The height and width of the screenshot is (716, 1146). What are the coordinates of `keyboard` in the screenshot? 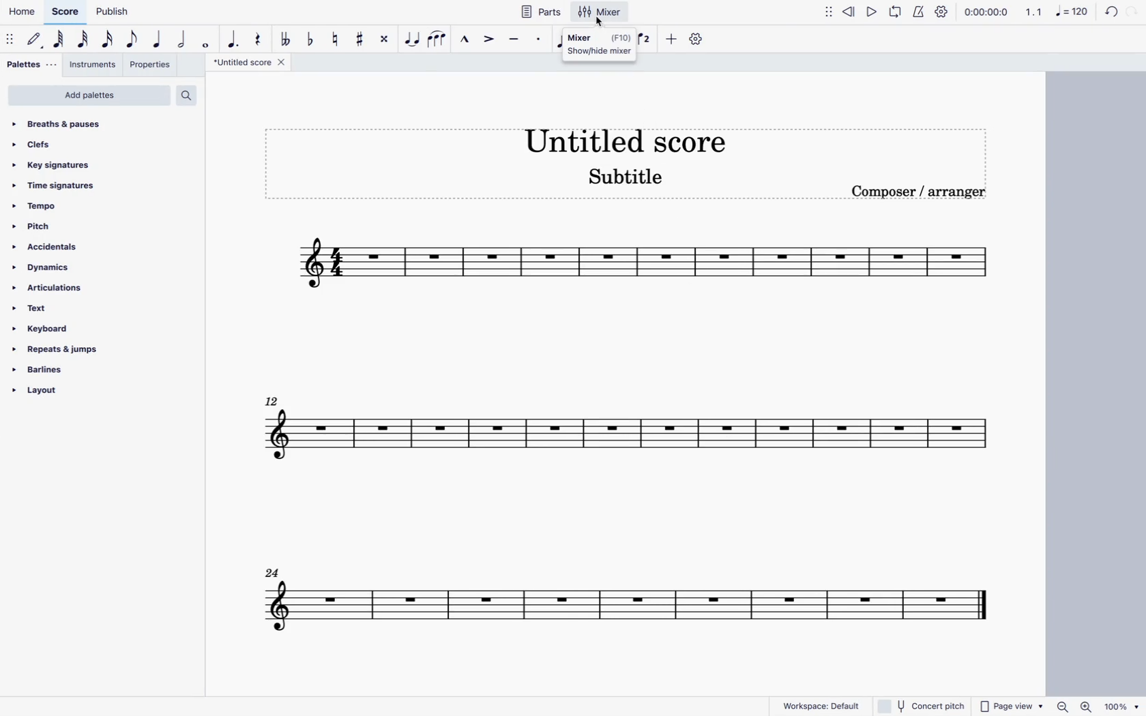 It's located at (48, 328).